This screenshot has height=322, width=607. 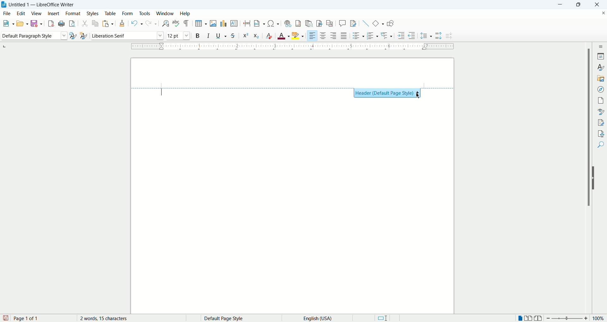 I want to click on tools, so click(x=145, y=14).